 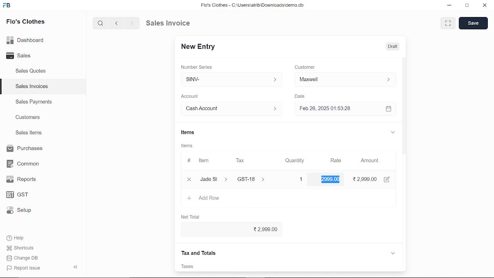 I want to click on Change DB, so click(x=25, y=258).